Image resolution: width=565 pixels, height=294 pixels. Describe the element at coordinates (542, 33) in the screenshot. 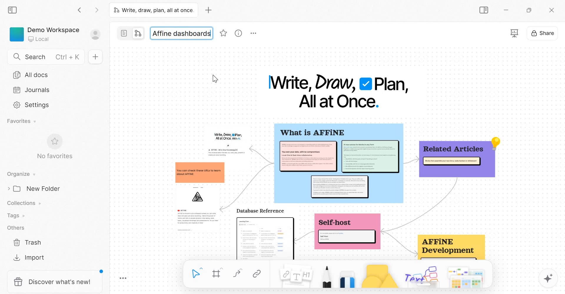

I see `Share` at that location.